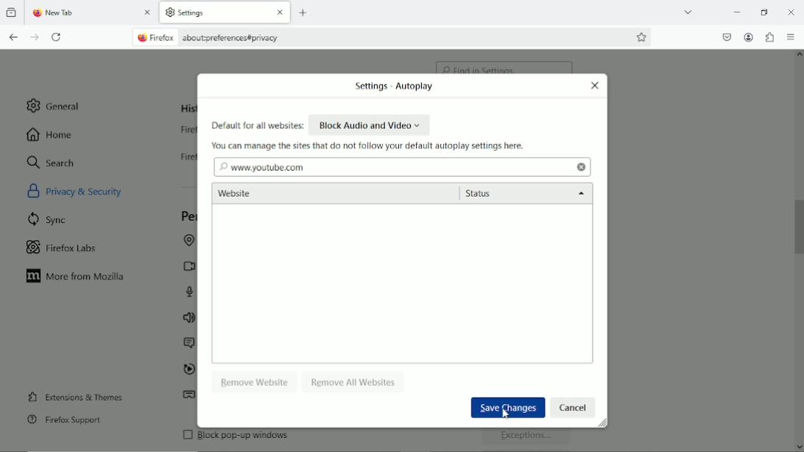  I want to click on close, so click(595, 85).